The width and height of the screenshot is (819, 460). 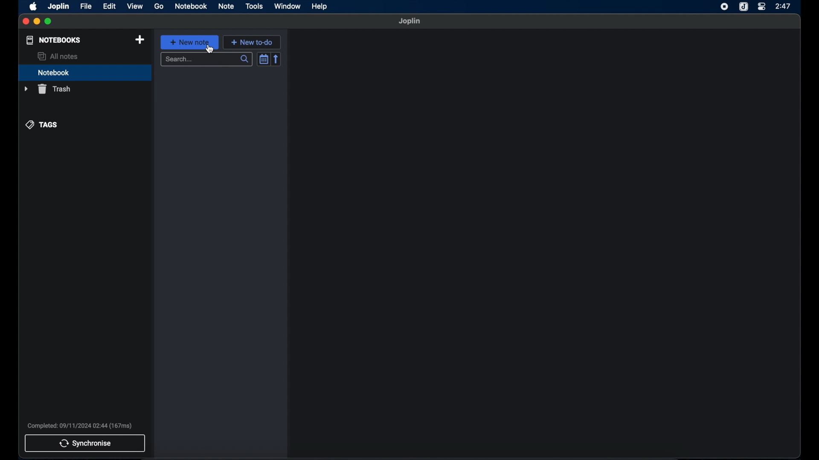 What do you see at coordinates (288, 6) in the screenshot?
I see `window` at bounding box center [288, 6].